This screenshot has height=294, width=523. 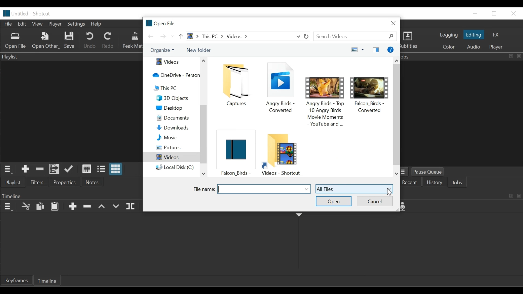 I want to click on View as files, so click(x=102, y=169).